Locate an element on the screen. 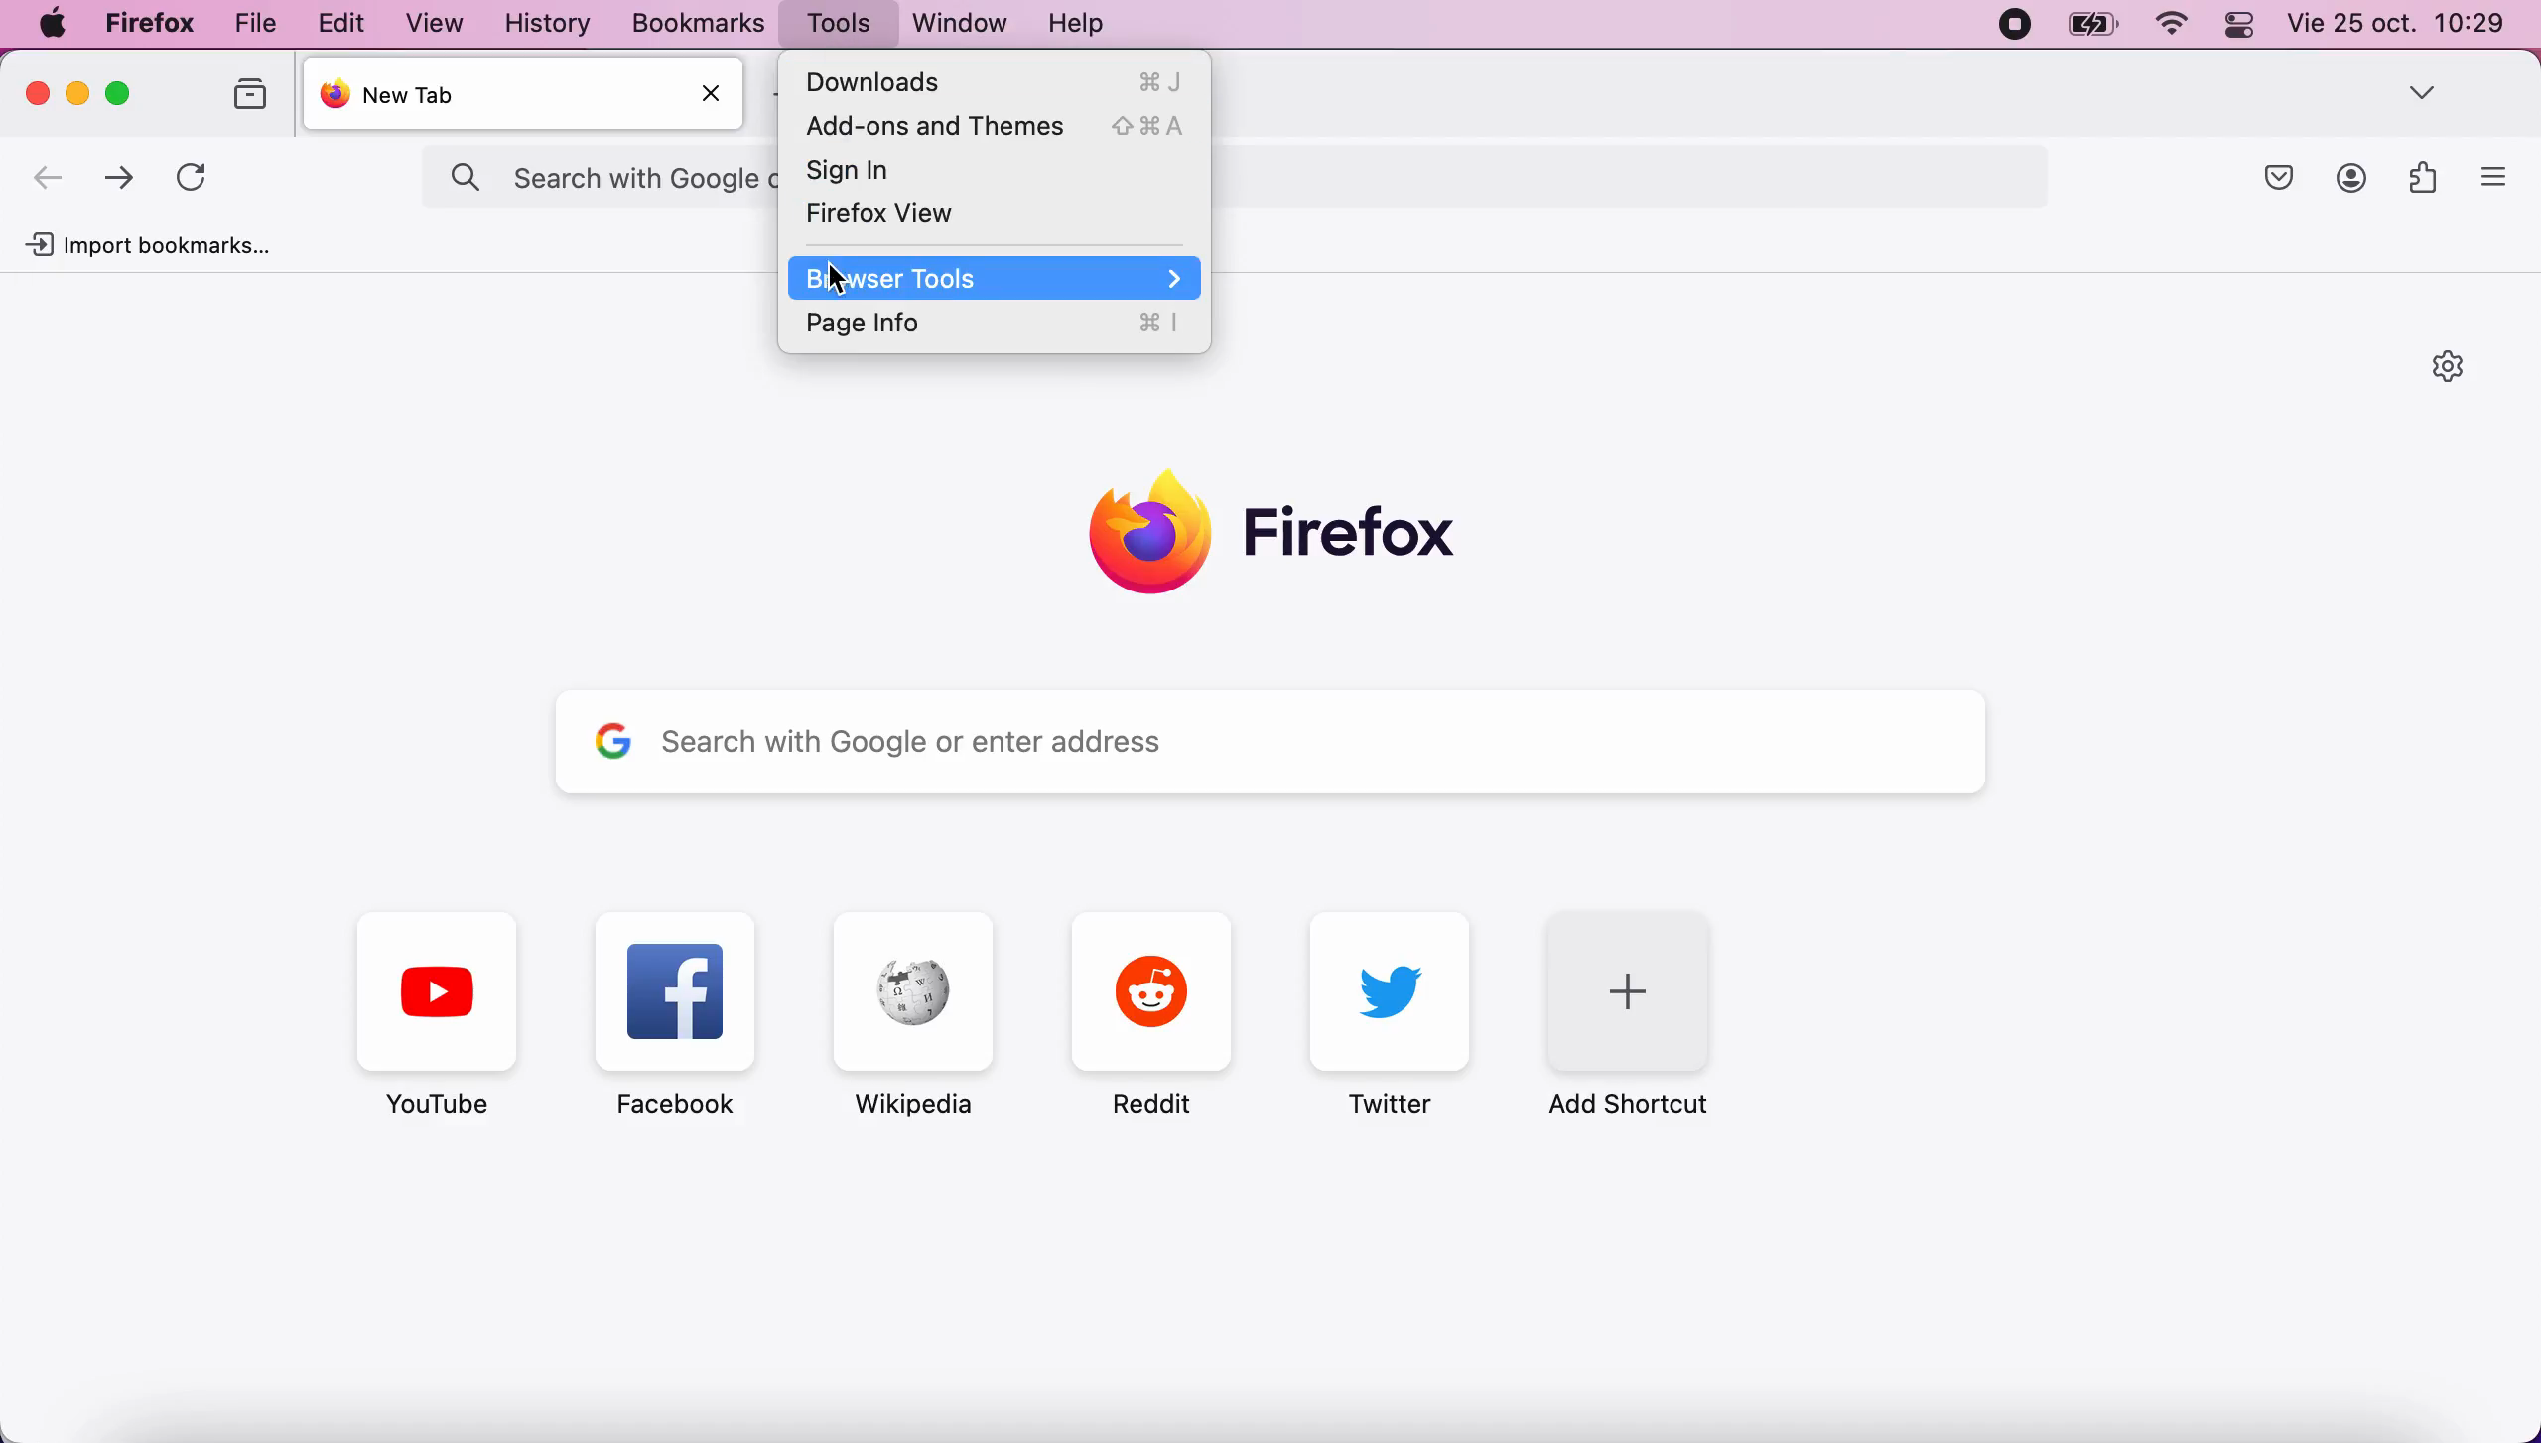  Minimize is located at coordinates (80, 93).